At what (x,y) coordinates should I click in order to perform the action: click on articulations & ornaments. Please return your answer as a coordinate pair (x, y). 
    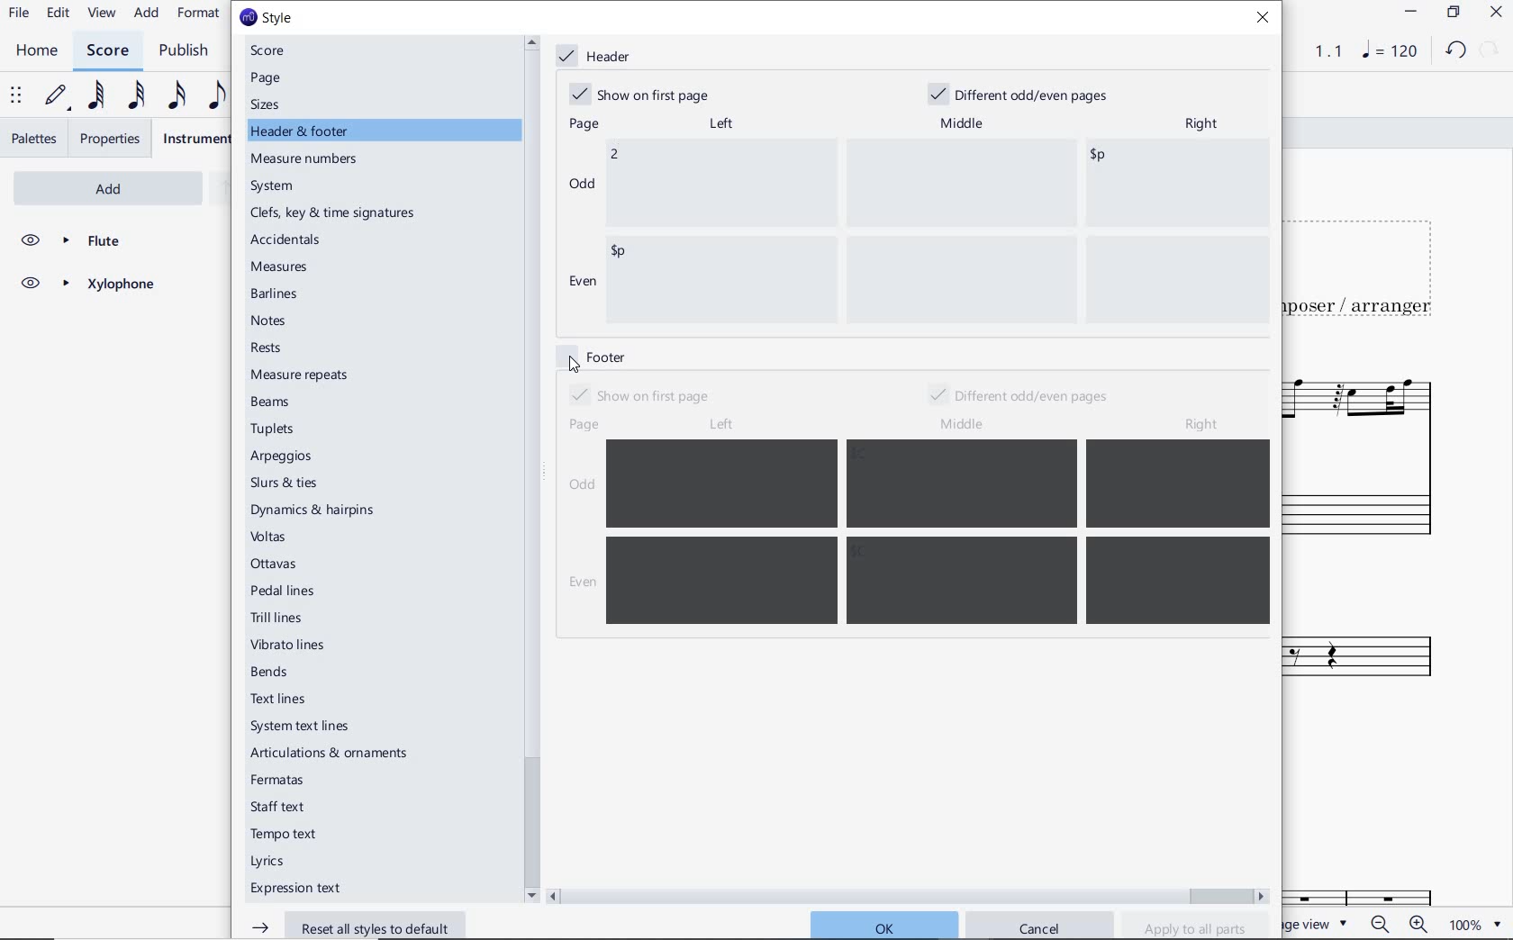
    Looking at the image, I should click on (334, 755).